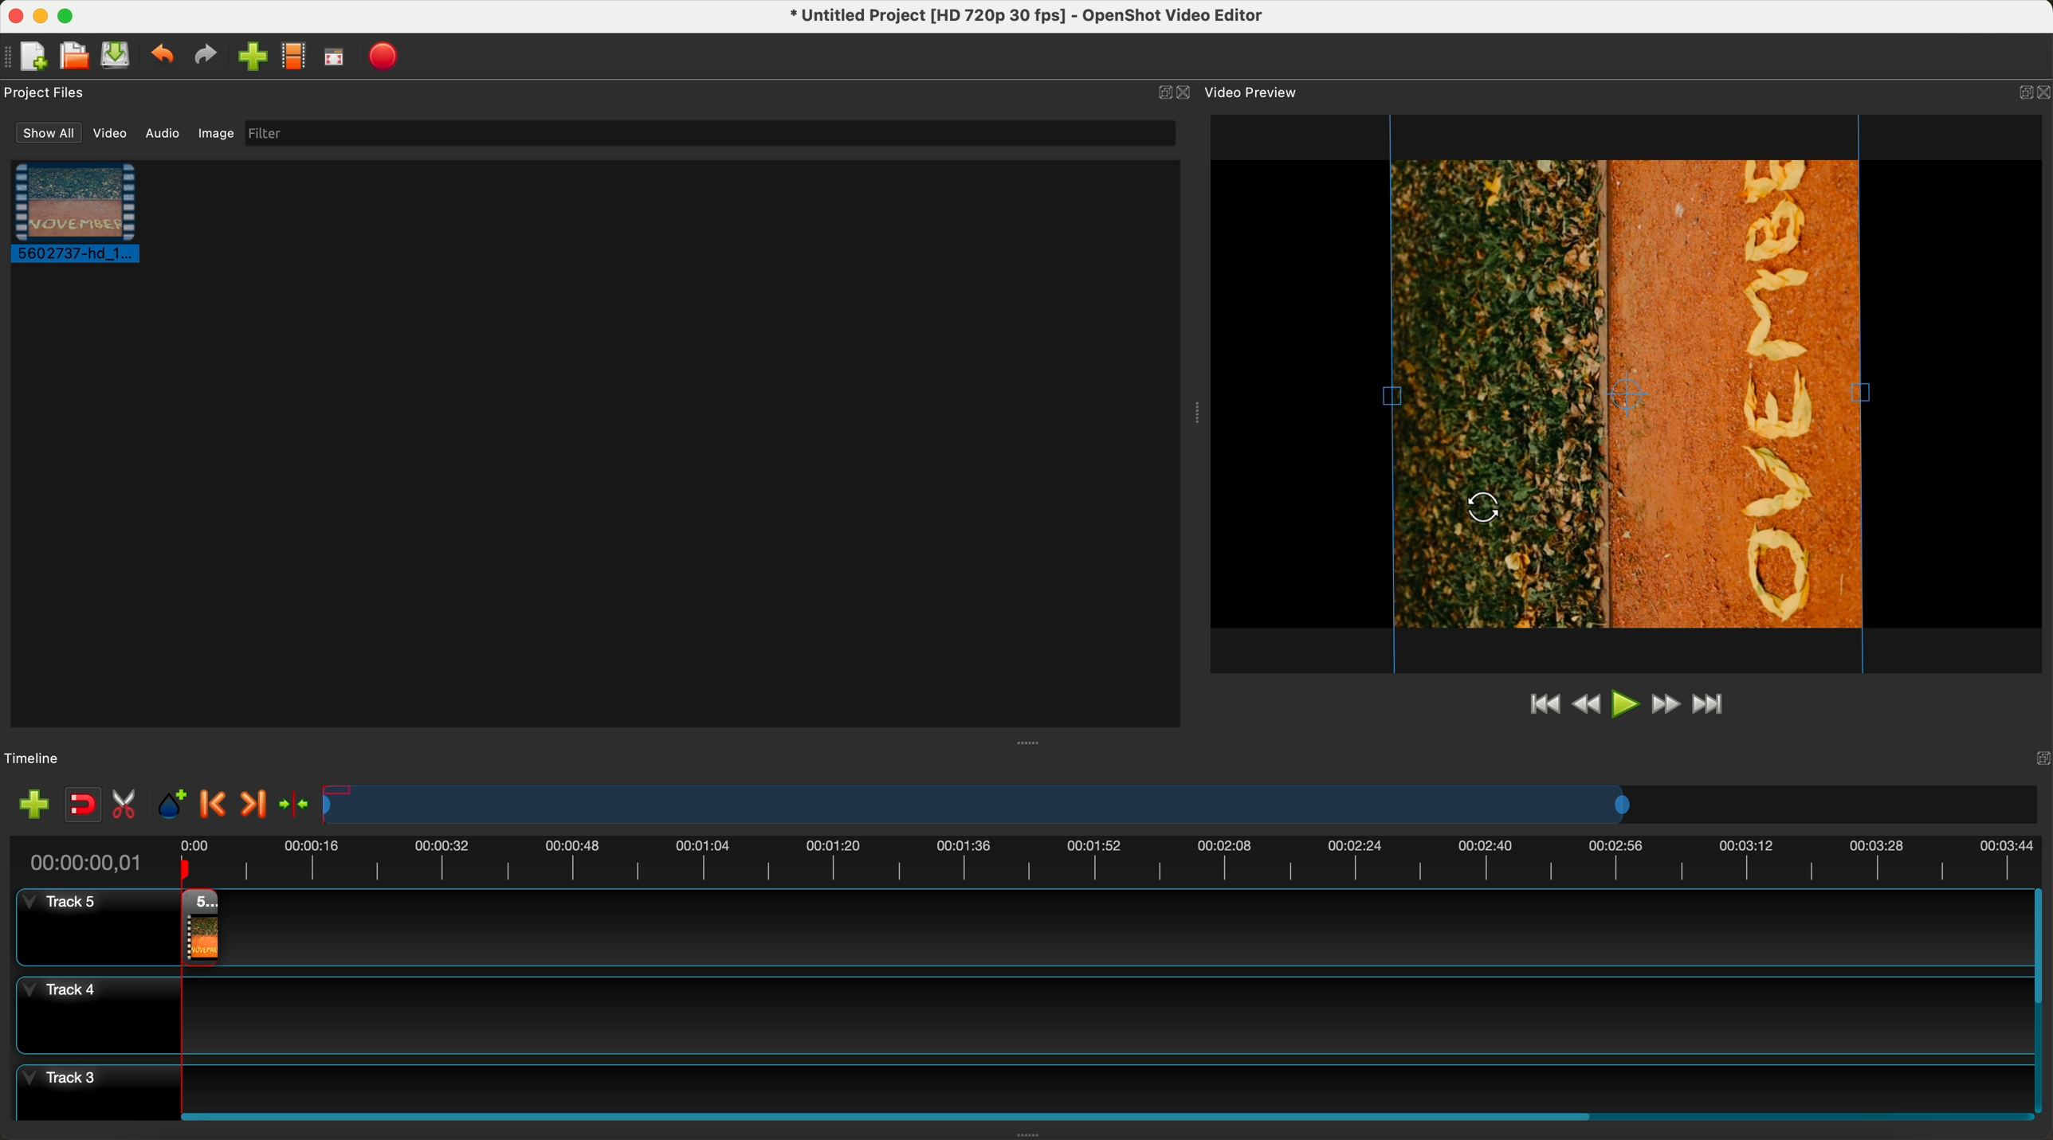 The image size is (2053, 1140). What do you see at coordinates (36, 55) in the screenshot?
I see `new project` at bounding box center [36, 55].